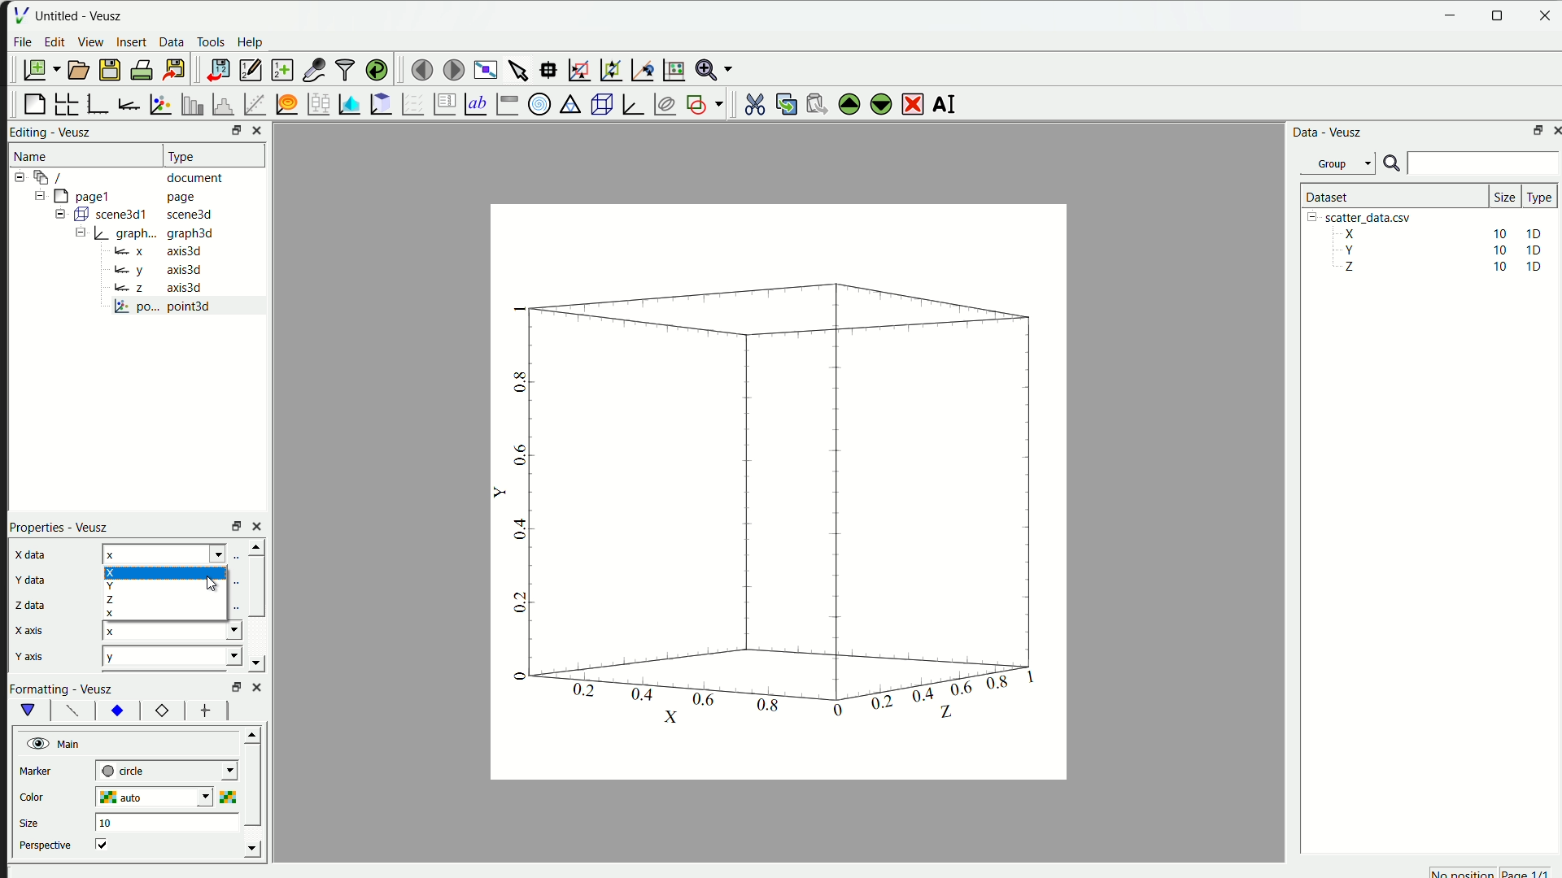 The width and height of the screenshot is (1562, 878). I want to click on Data - Veusz, so click(1324, 133).